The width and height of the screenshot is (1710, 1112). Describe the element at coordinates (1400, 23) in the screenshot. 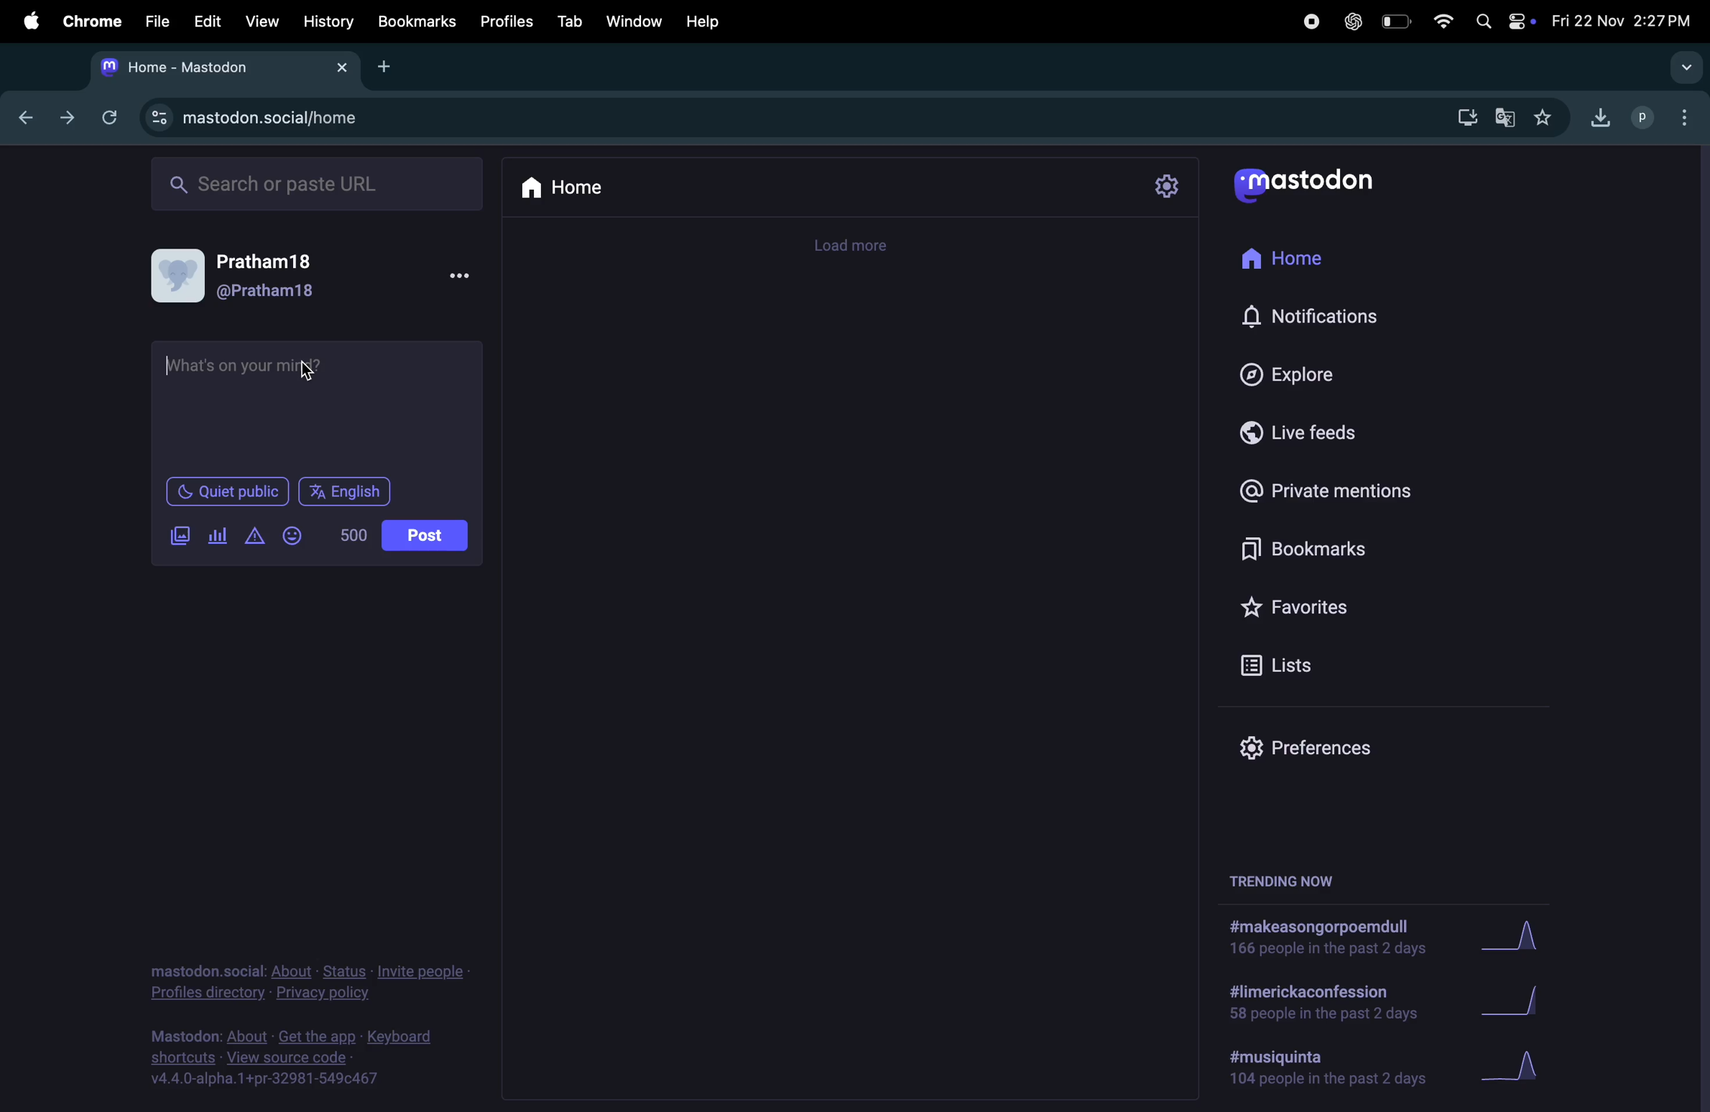

I see `battery` at that location.